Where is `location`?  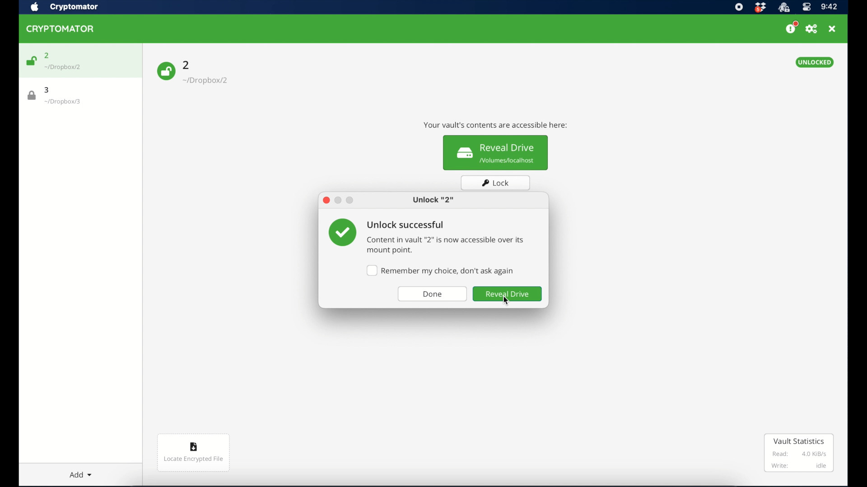
location is located at coordinates (63, 67).